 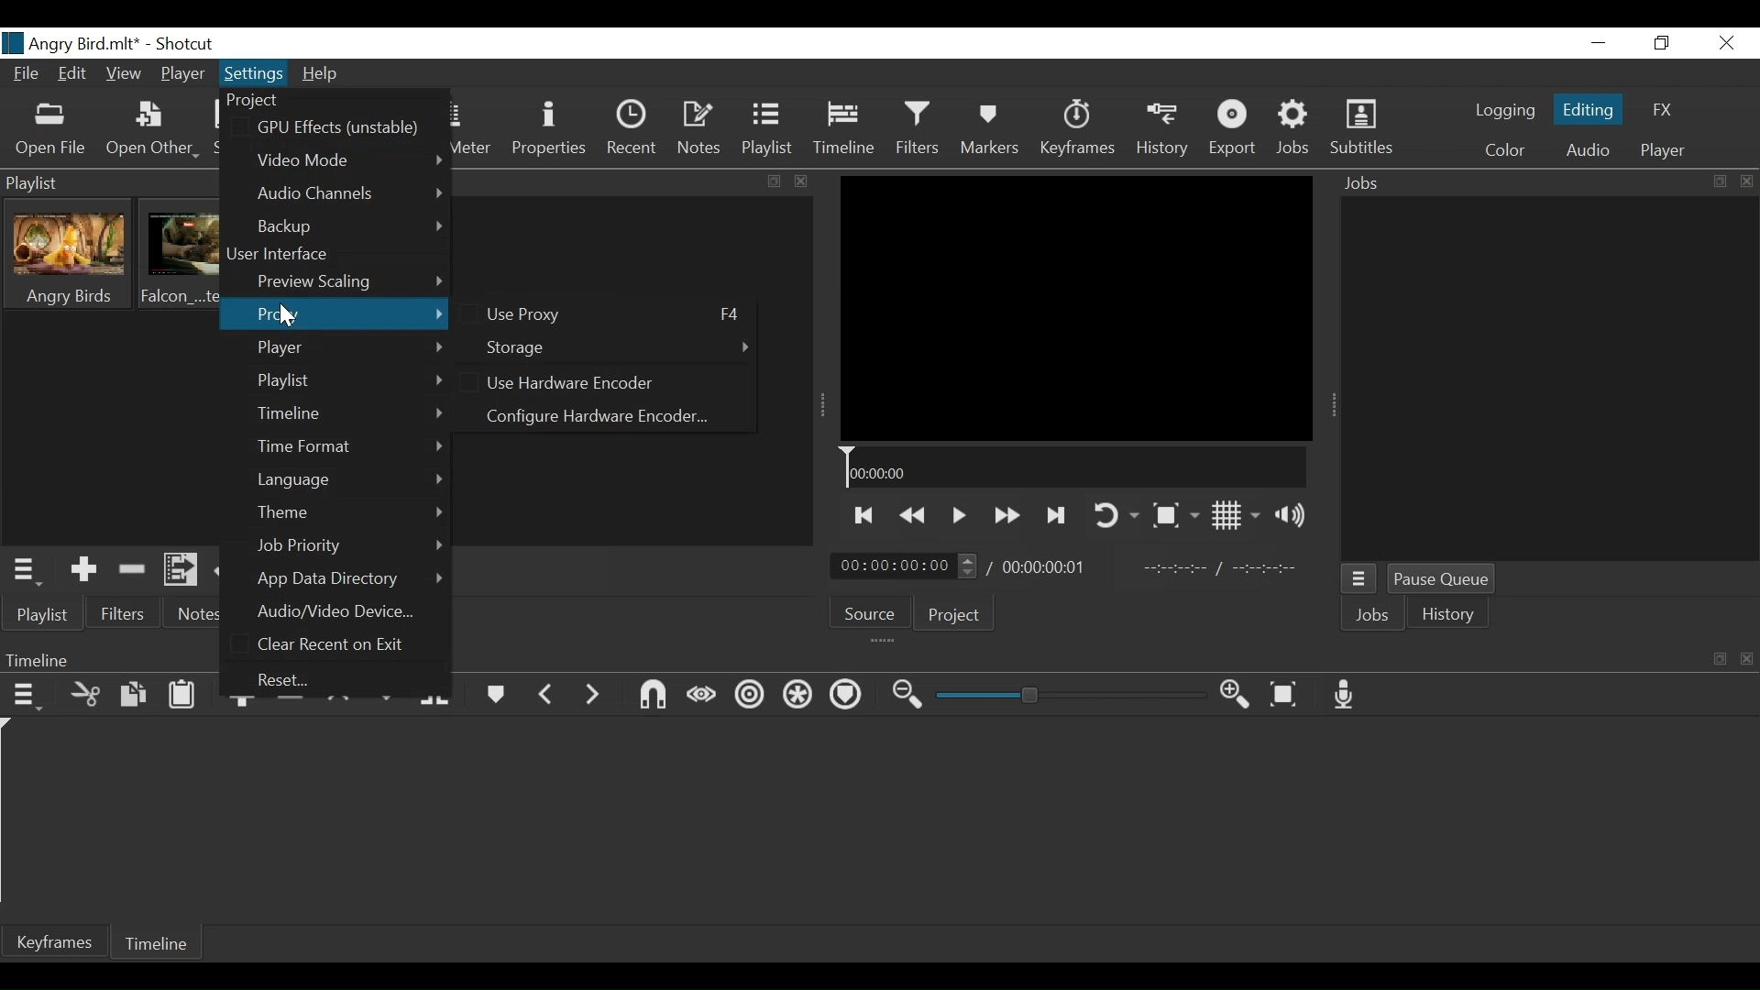 I want to click on Recent, so click(x=634, y=128).